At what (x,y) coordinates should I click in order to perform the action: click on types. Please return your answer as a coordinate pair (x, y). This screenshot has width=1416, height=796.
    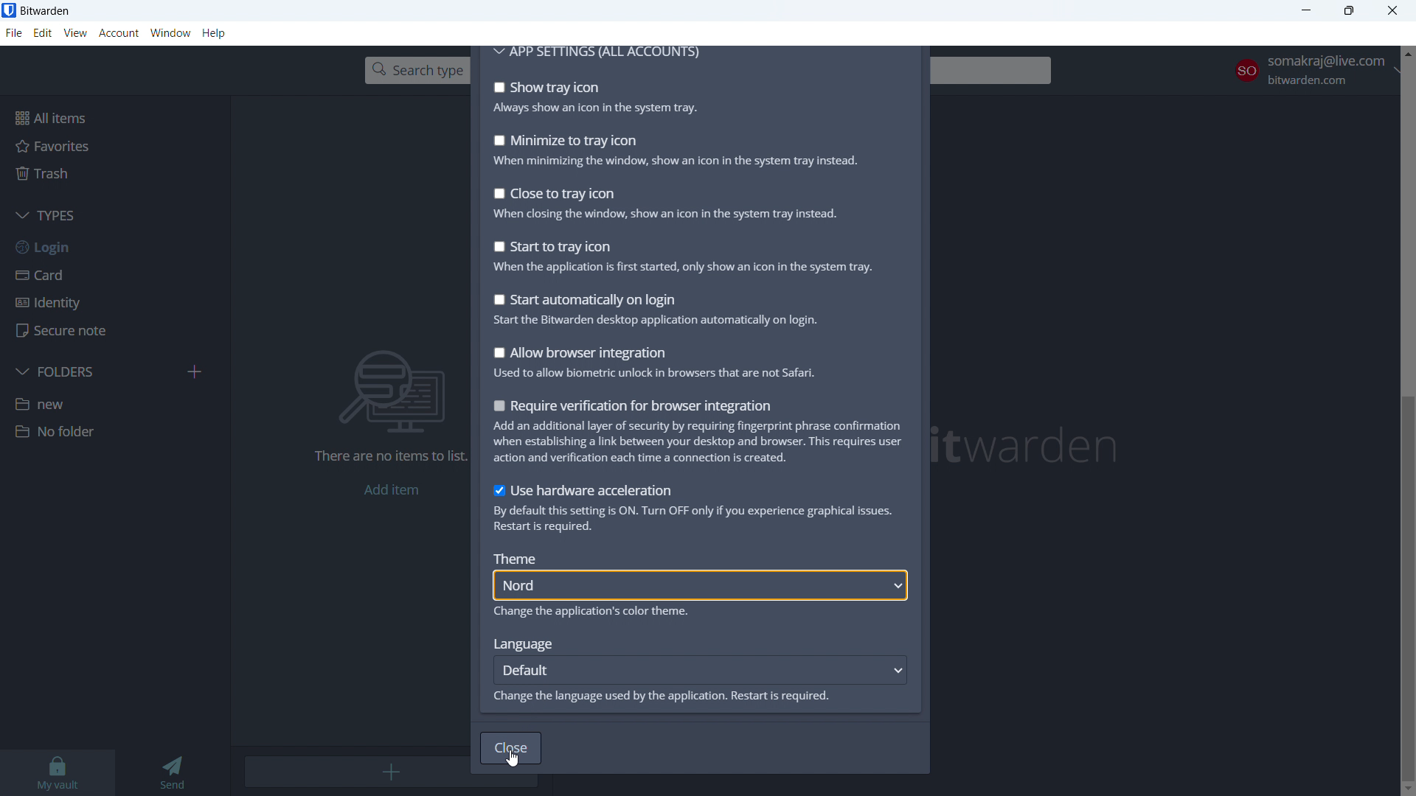
    Looking at the image, I should click on (114, 216).